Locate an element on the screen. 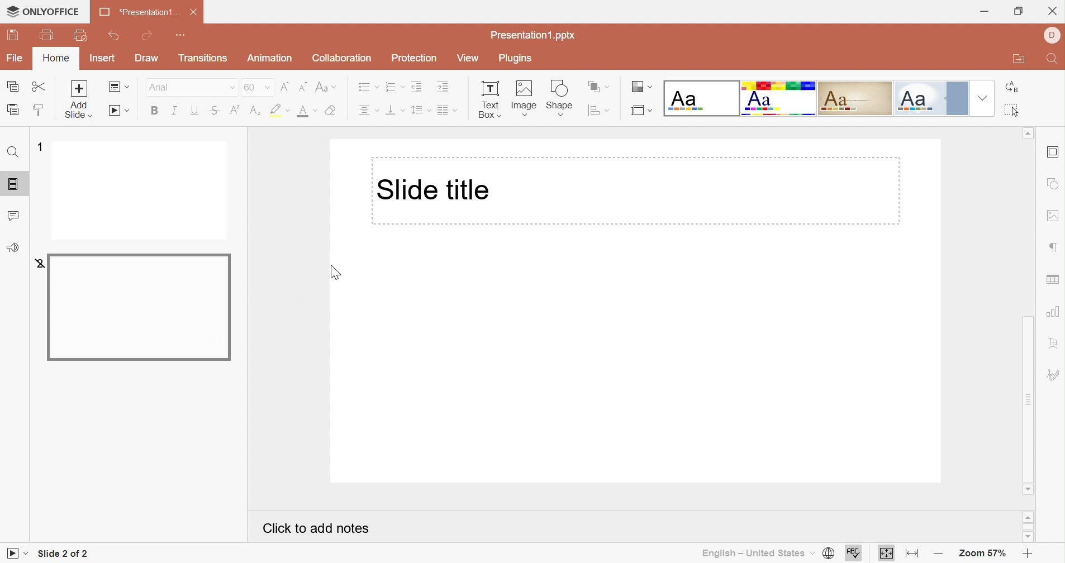  Close is located at coordinates (1054, 11).